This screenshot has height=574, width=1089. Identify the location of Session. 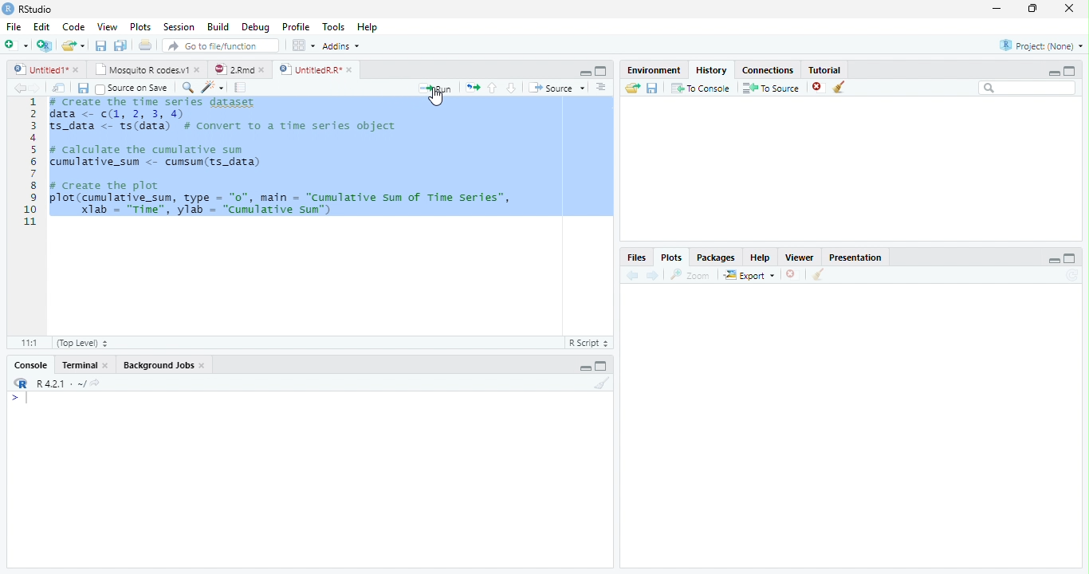
(179, 27).